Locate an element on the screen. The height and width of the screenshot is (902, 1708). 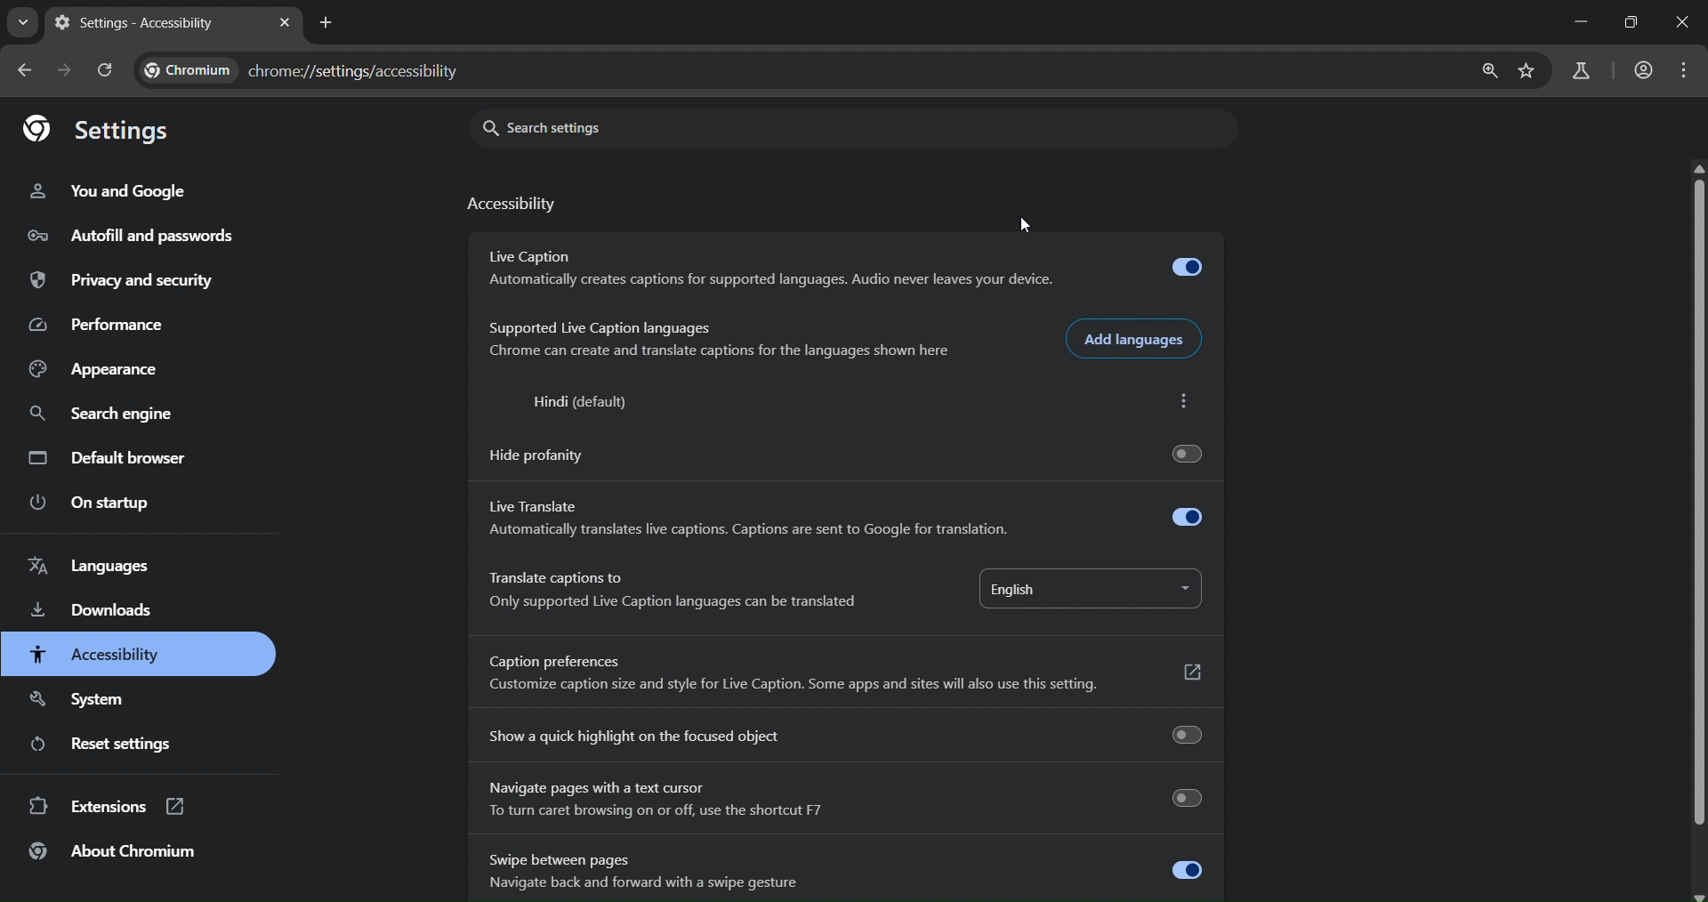
accounts is located at coordinates (1640, 71).